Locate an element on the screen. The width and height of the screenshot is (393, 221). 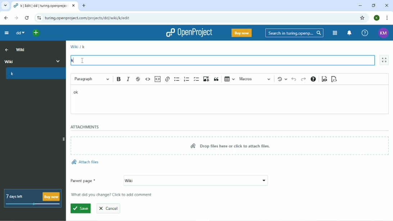
Bold is located at coordinates (119, 80).